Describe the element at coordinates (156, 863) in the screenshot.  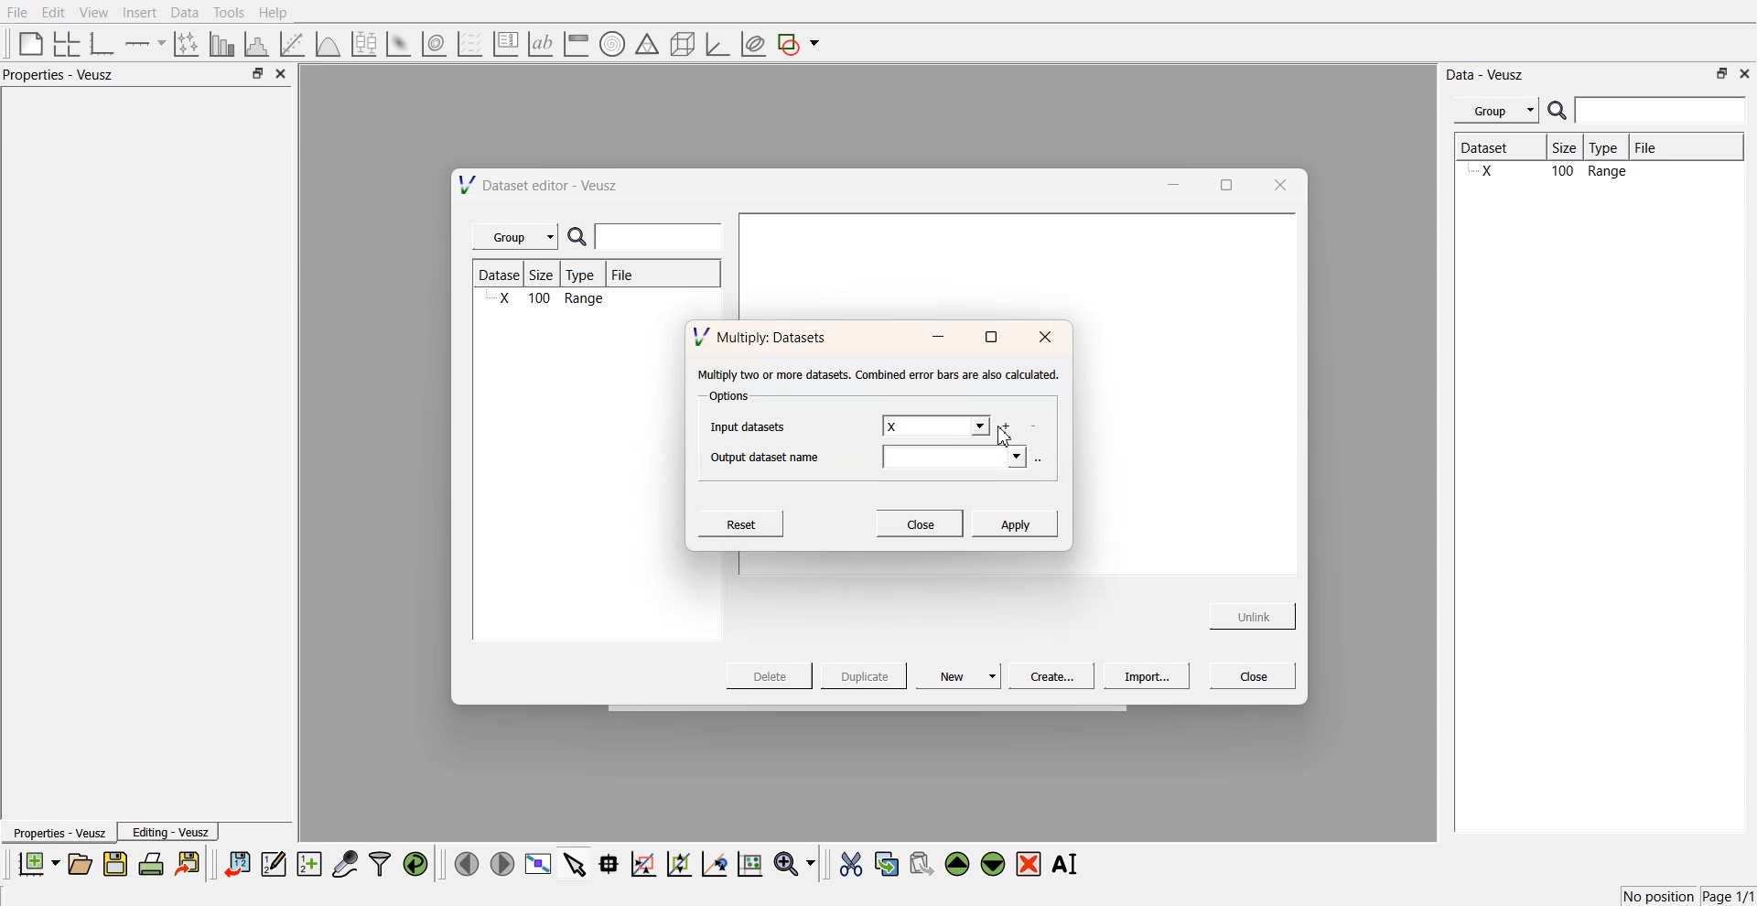
I see `print` at that location.